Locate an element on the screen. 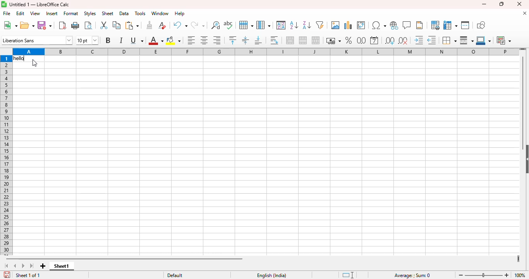 This screenshot has width=529, height=279. insert hyperlink is located at coordinates (394, 25).